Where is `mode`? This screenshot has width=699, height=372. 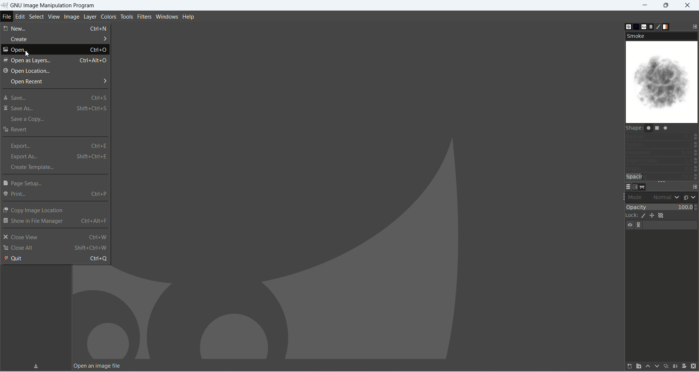 mode is located at coordinates (637, 197).